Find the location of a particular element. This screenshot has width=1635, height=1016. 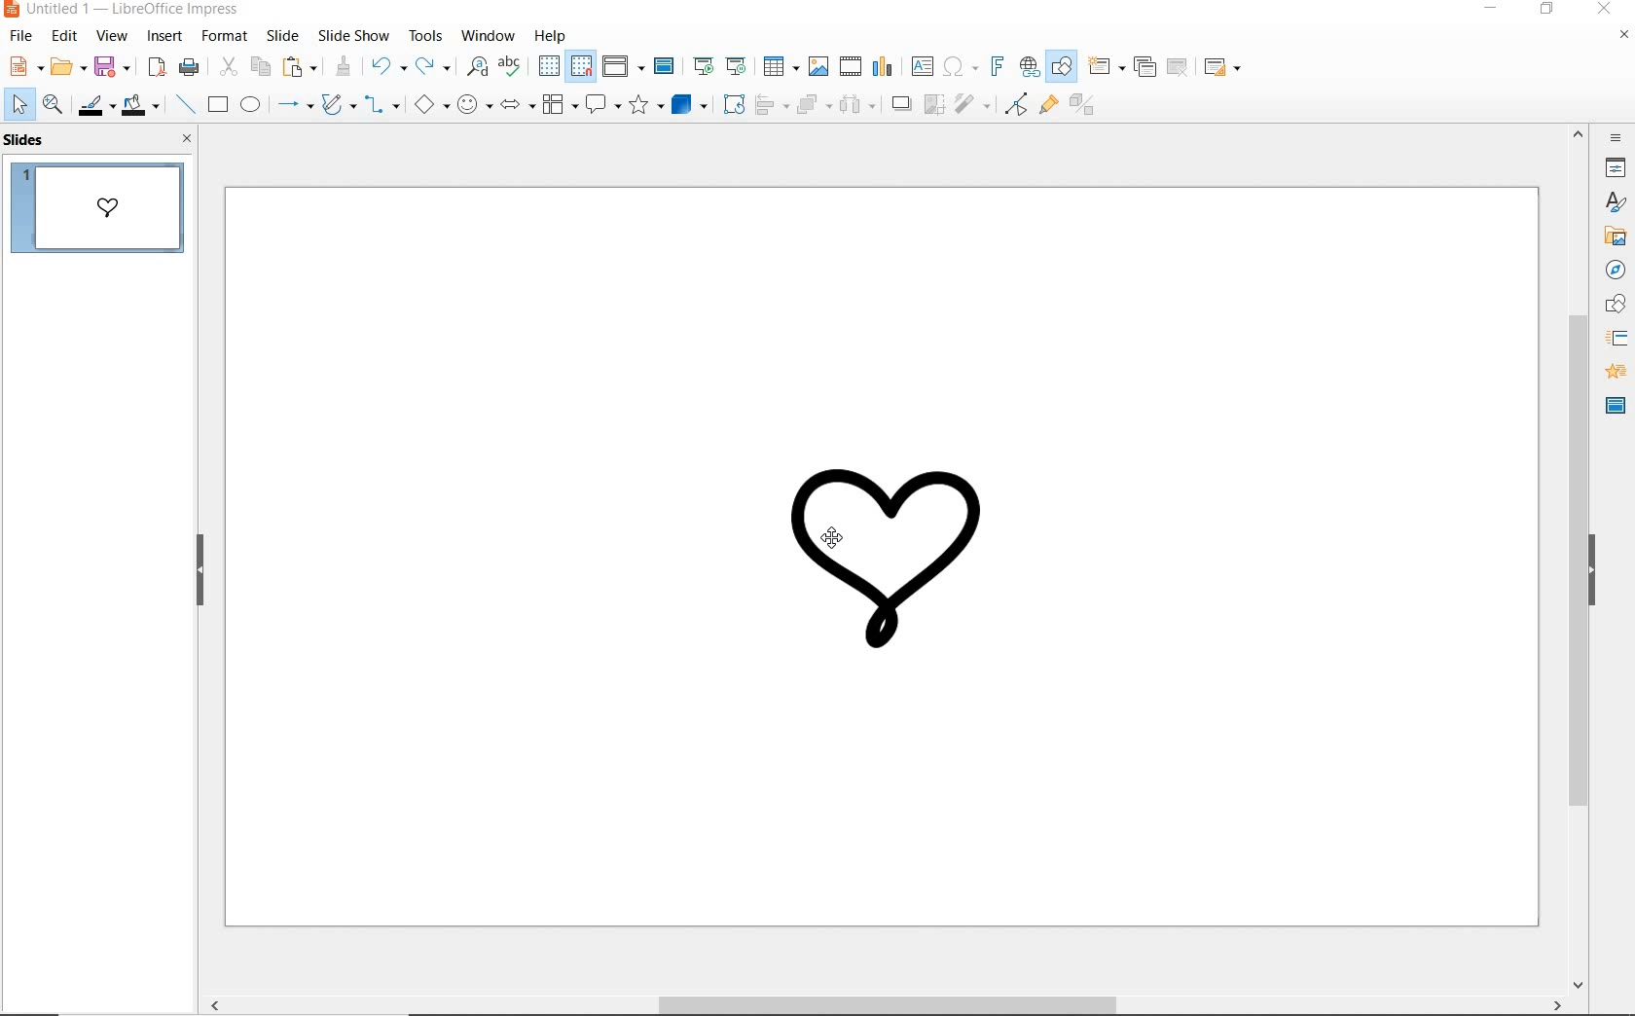

ANIMATION is located at coordinates (1616, 372).